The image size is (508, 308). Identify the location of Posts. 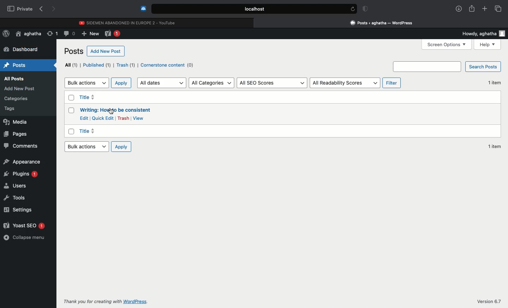
(74, 51).